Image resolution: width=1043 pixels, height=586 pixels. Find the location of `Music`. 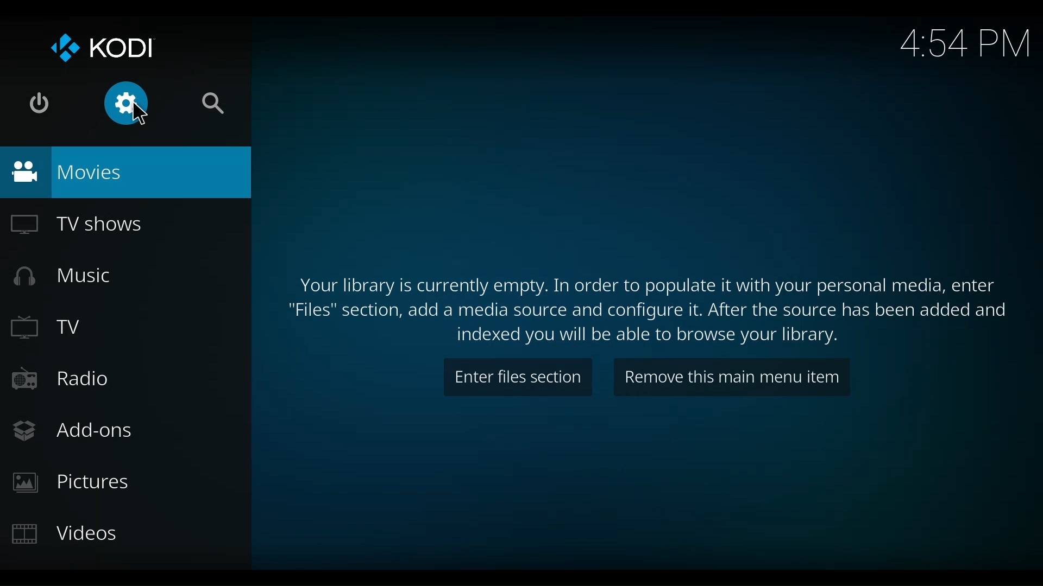

Music is located at coordinates (63, 278).